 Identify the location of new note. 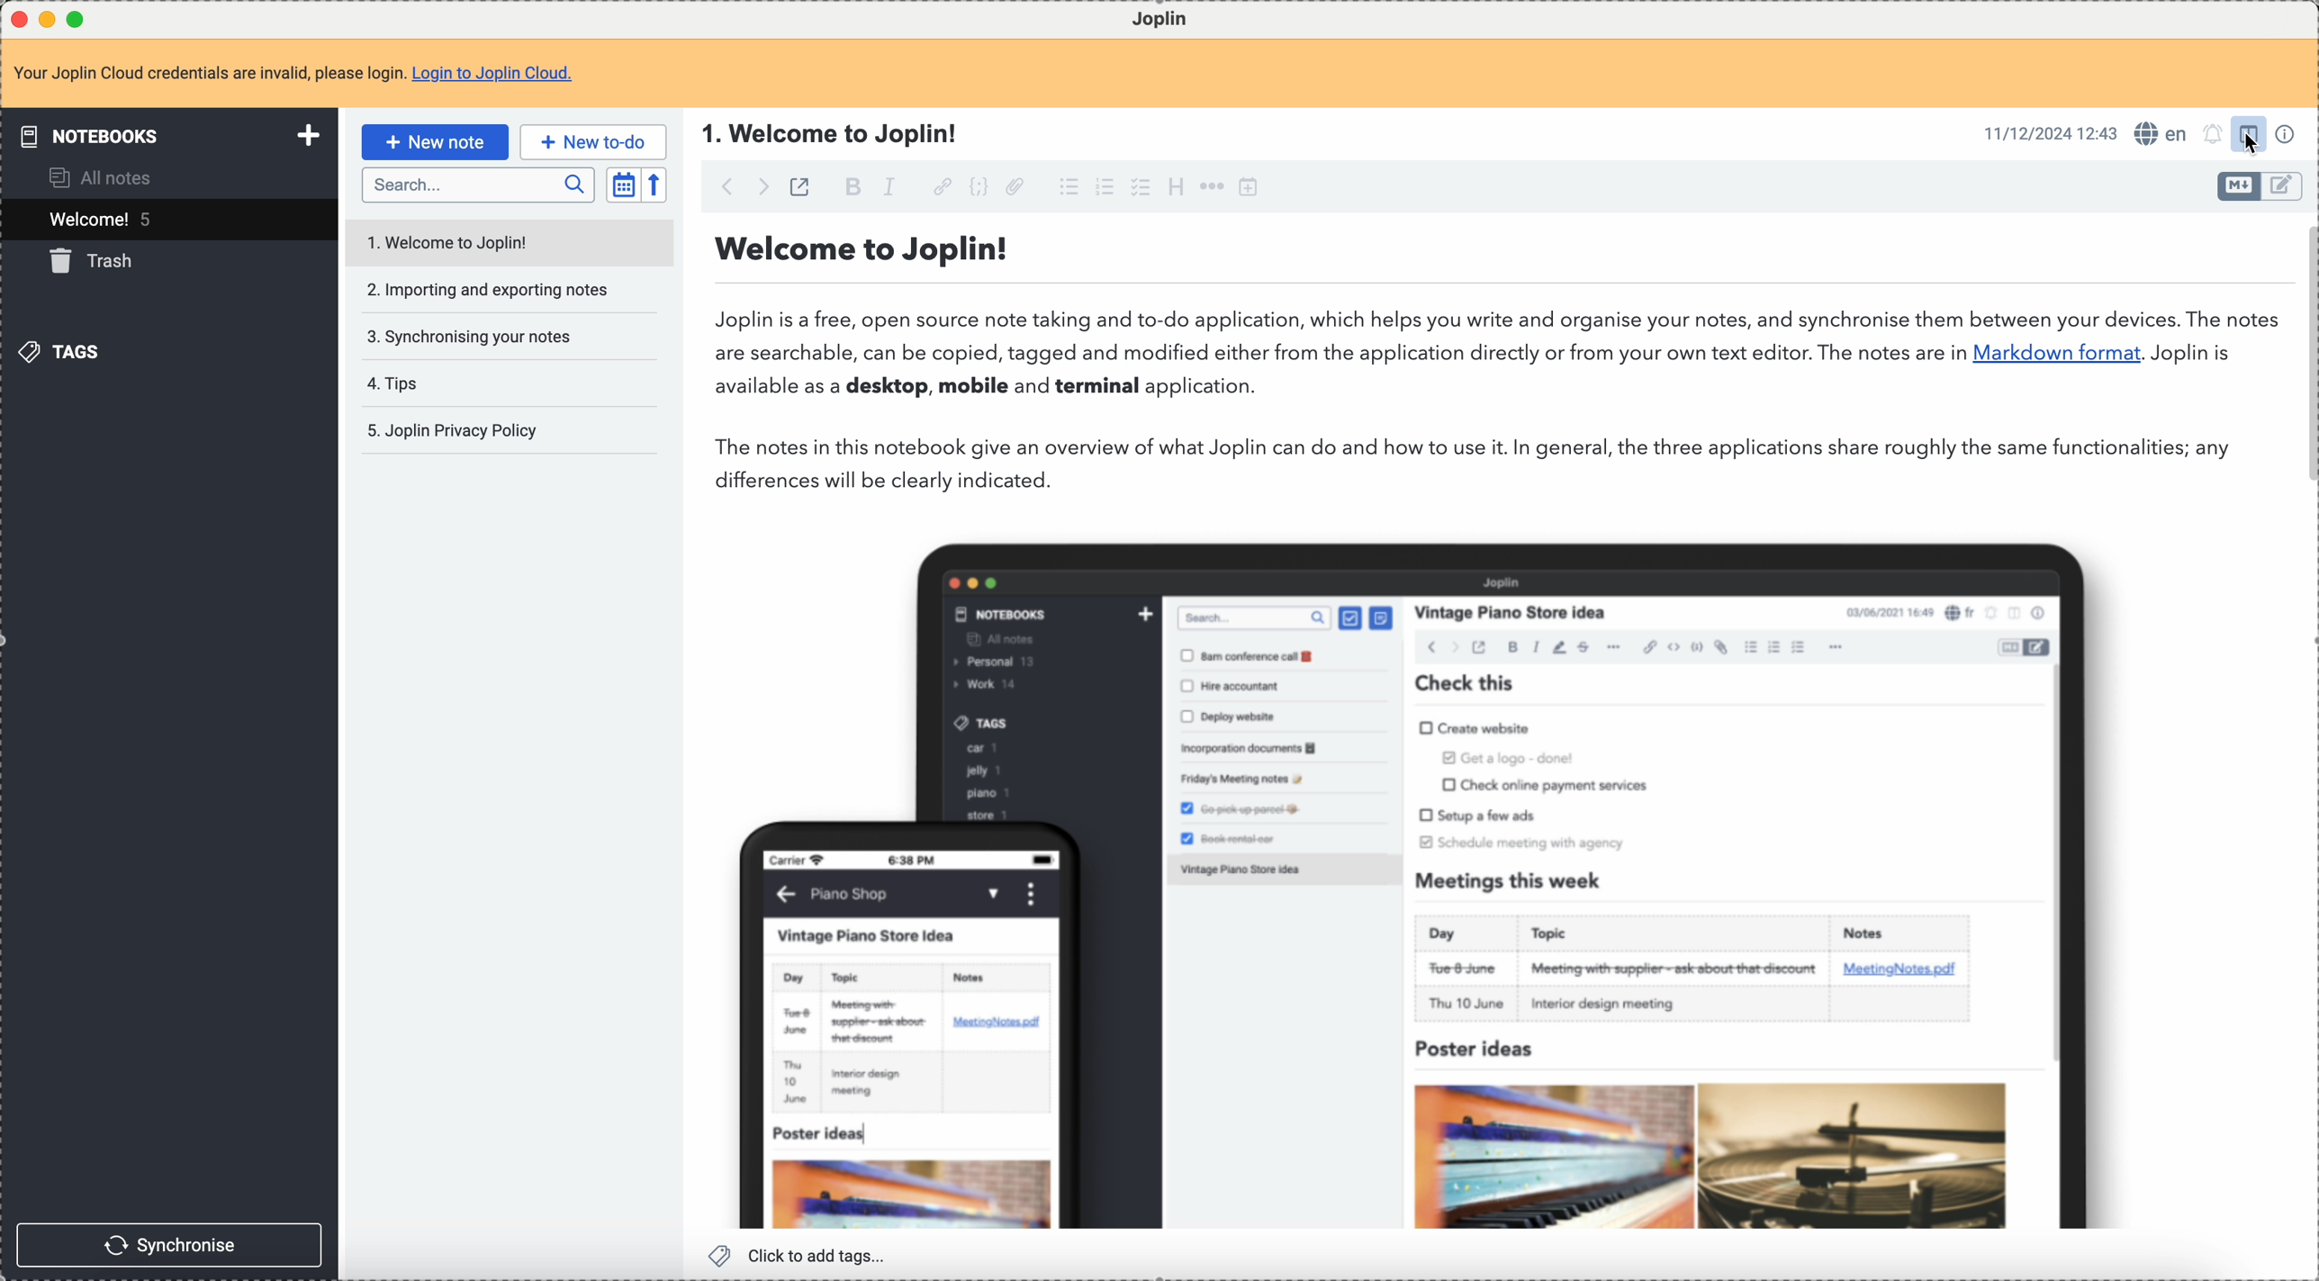
(433, 142).